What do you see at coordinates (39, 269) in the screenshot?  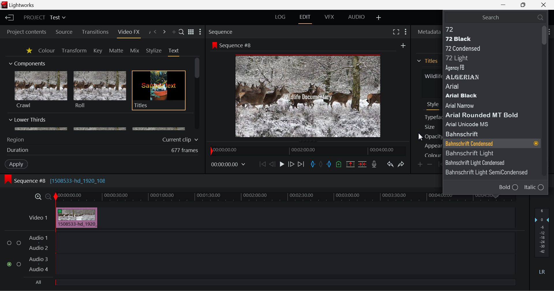 I see `Audio 4` at bounding box center [39, 269].